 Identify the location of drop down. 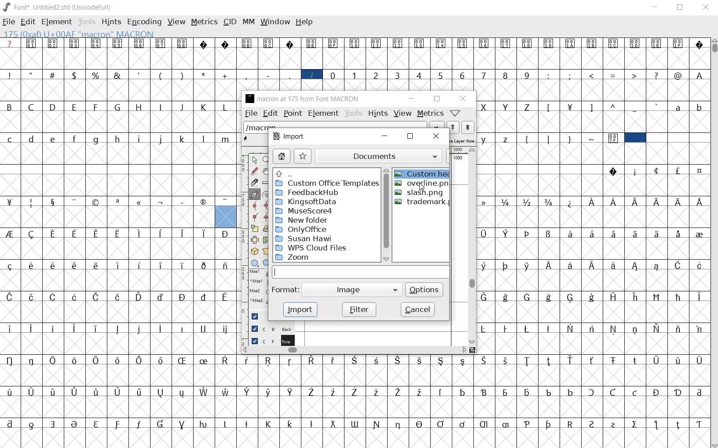
(394, 289).